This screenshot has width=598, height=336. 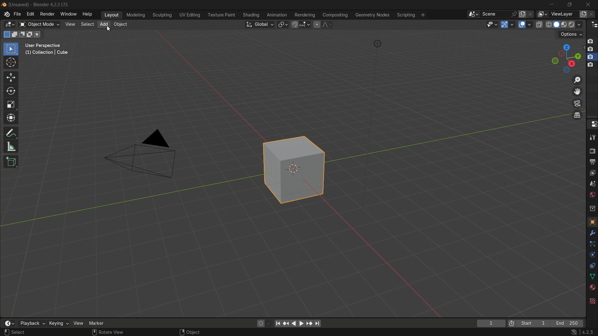 I want to click on render, so click(x=565, y=25).